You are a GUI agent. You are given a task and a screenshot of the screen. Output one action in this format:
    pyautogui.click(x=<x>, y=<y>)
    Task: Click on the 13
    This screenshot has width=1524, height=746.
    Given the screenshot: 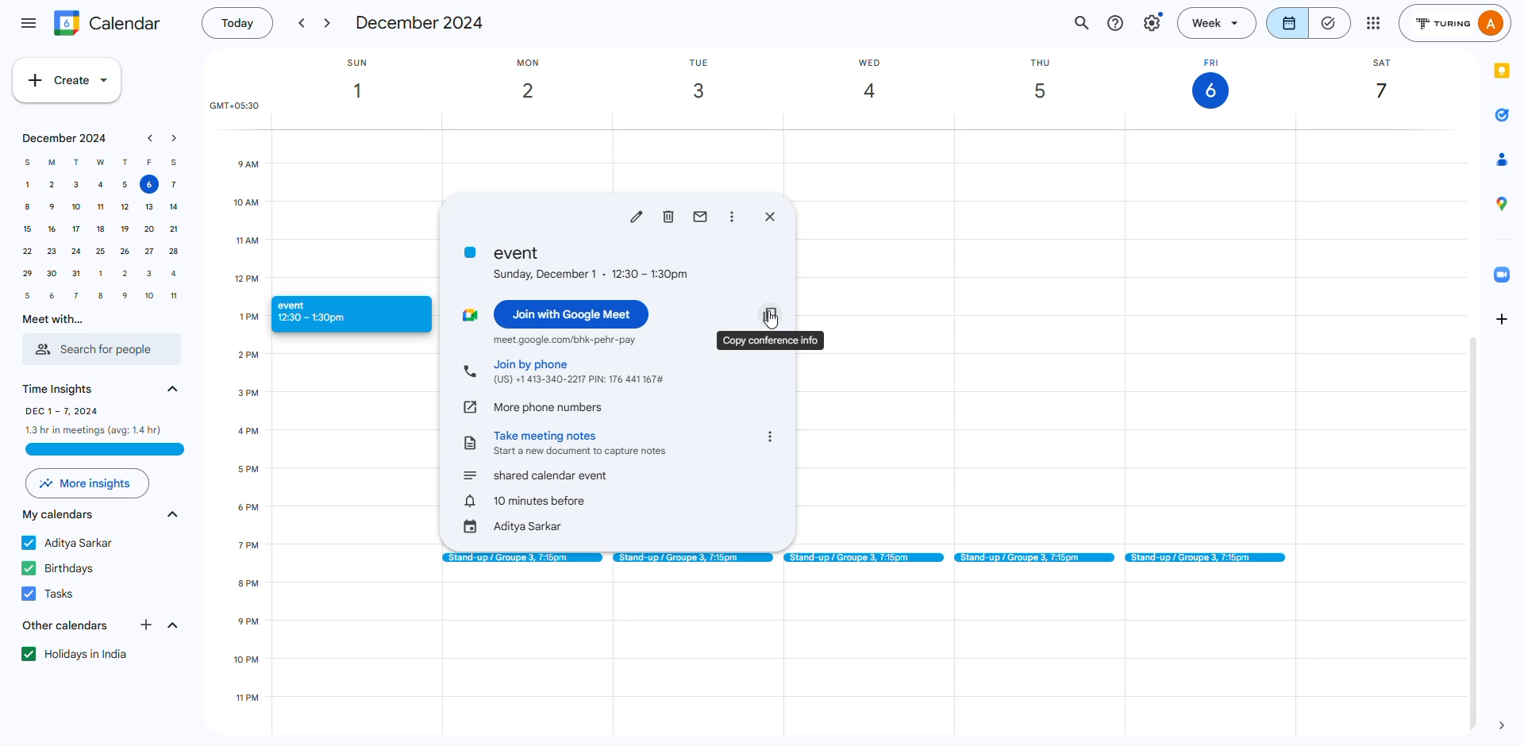 What is the action you would take?
    pyautogui.click(x=147, y=207)
    